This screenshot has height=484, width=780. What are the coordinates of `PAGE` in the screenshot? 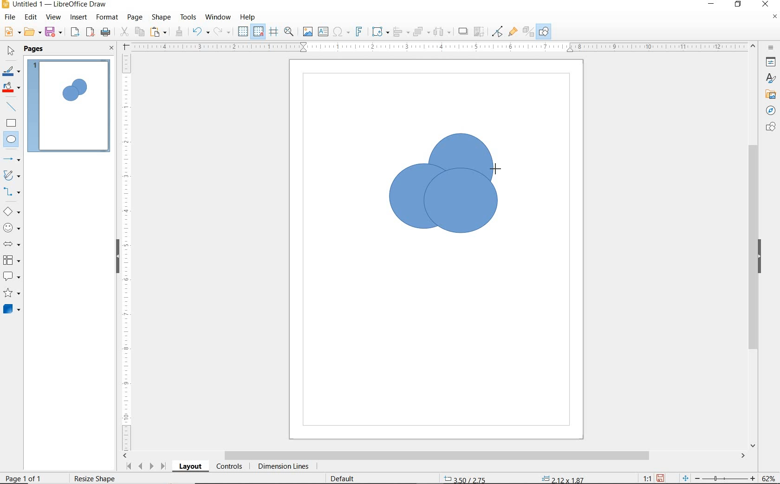 It's located at (135, 17).